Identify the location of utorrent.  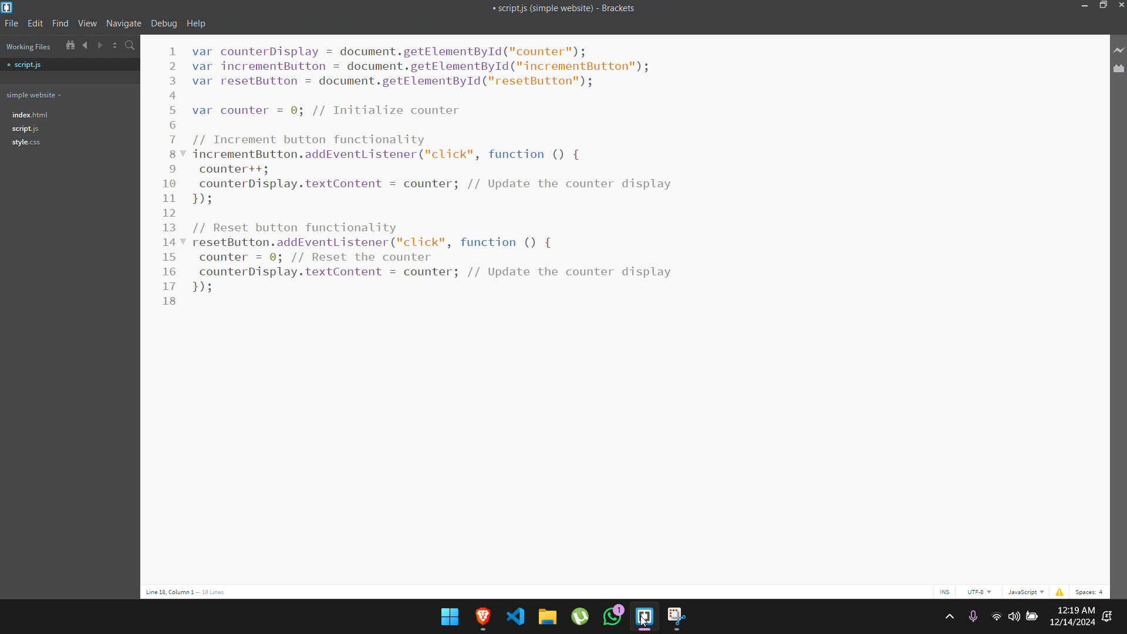
(580, 616).